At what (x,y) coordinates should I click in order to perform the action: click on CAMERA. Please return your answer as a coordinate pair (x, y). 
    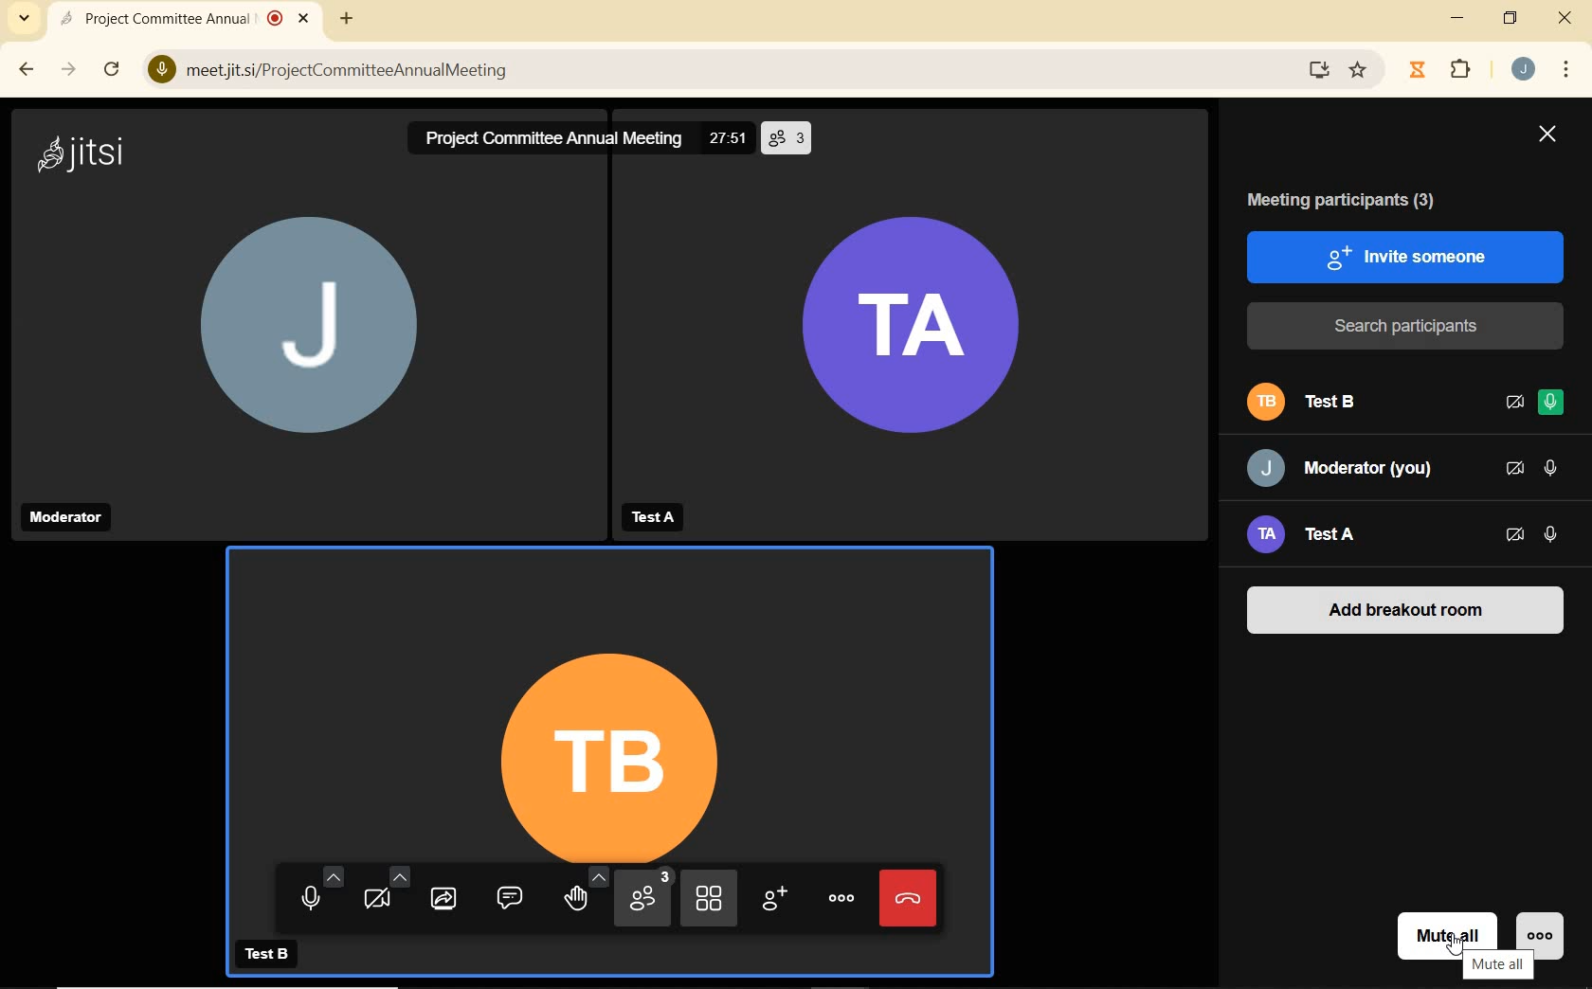
    Looking at the image, I should click on (1513, 403).